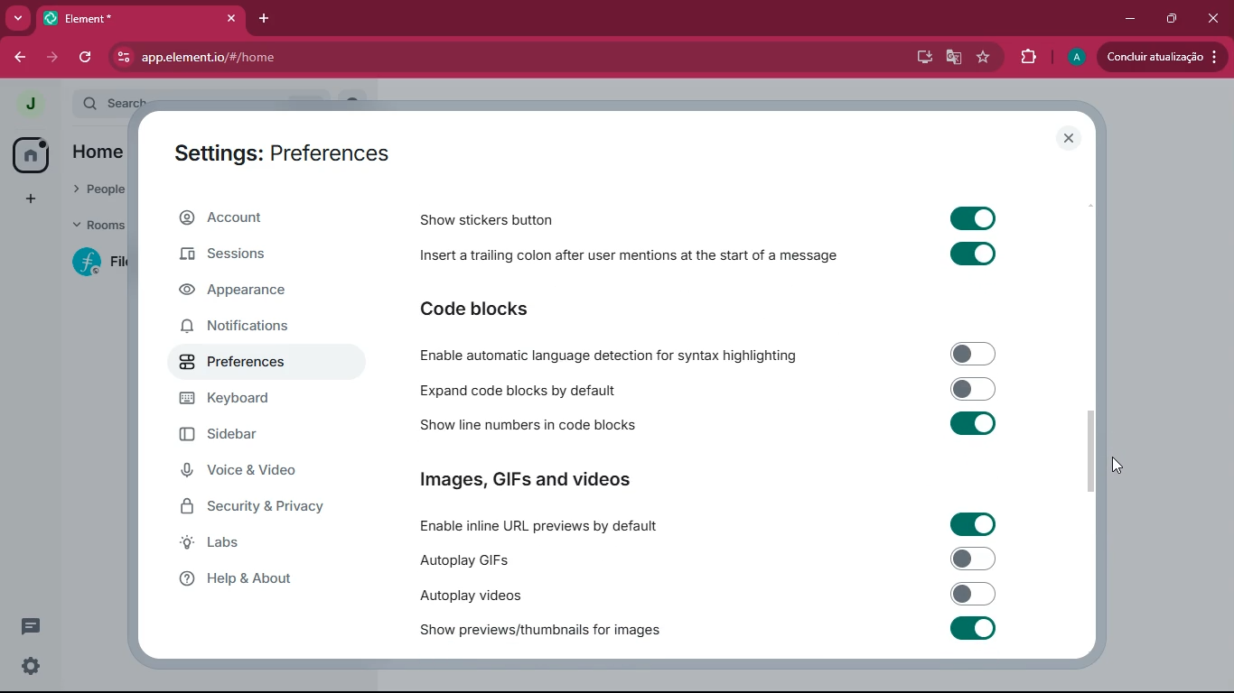 The height and width of the screenshot is (693, 1234). What do you see at coordinates (519, 390) in the screenshot?
I see `code blocks` at bounding box center [519, 390].